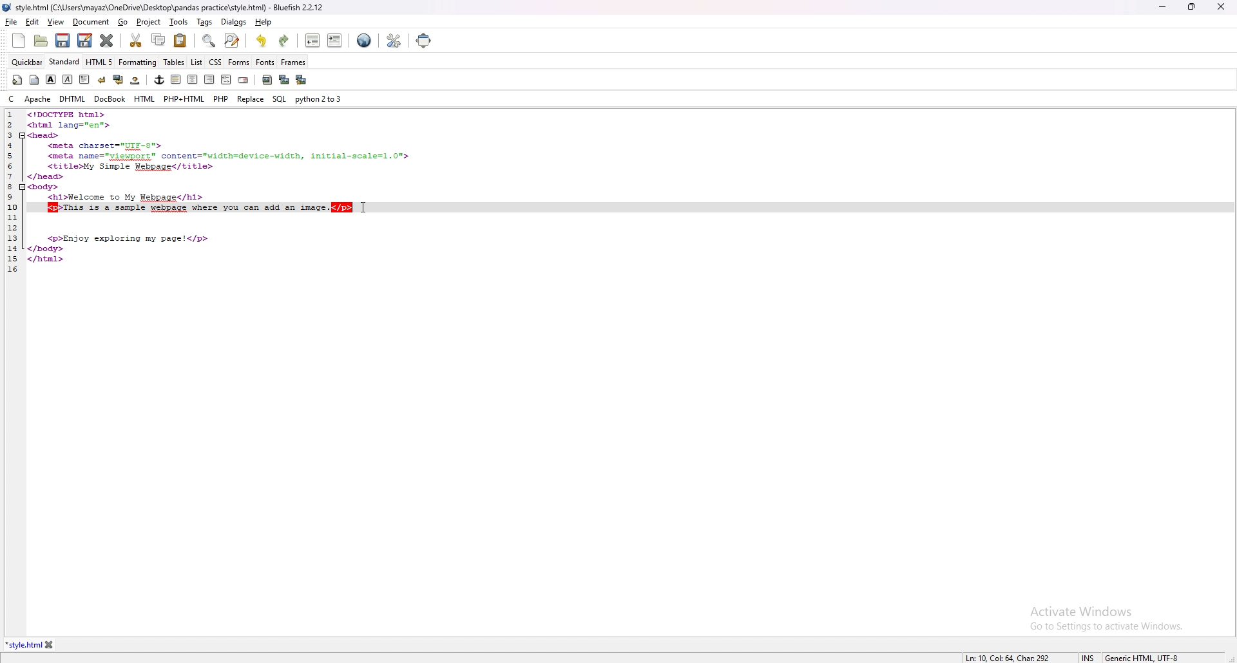 This screenshot has width=1237, height=663. Describe the element at coordinates (70, 125) in the screenshot. I see `<html lang="en">` at that location.